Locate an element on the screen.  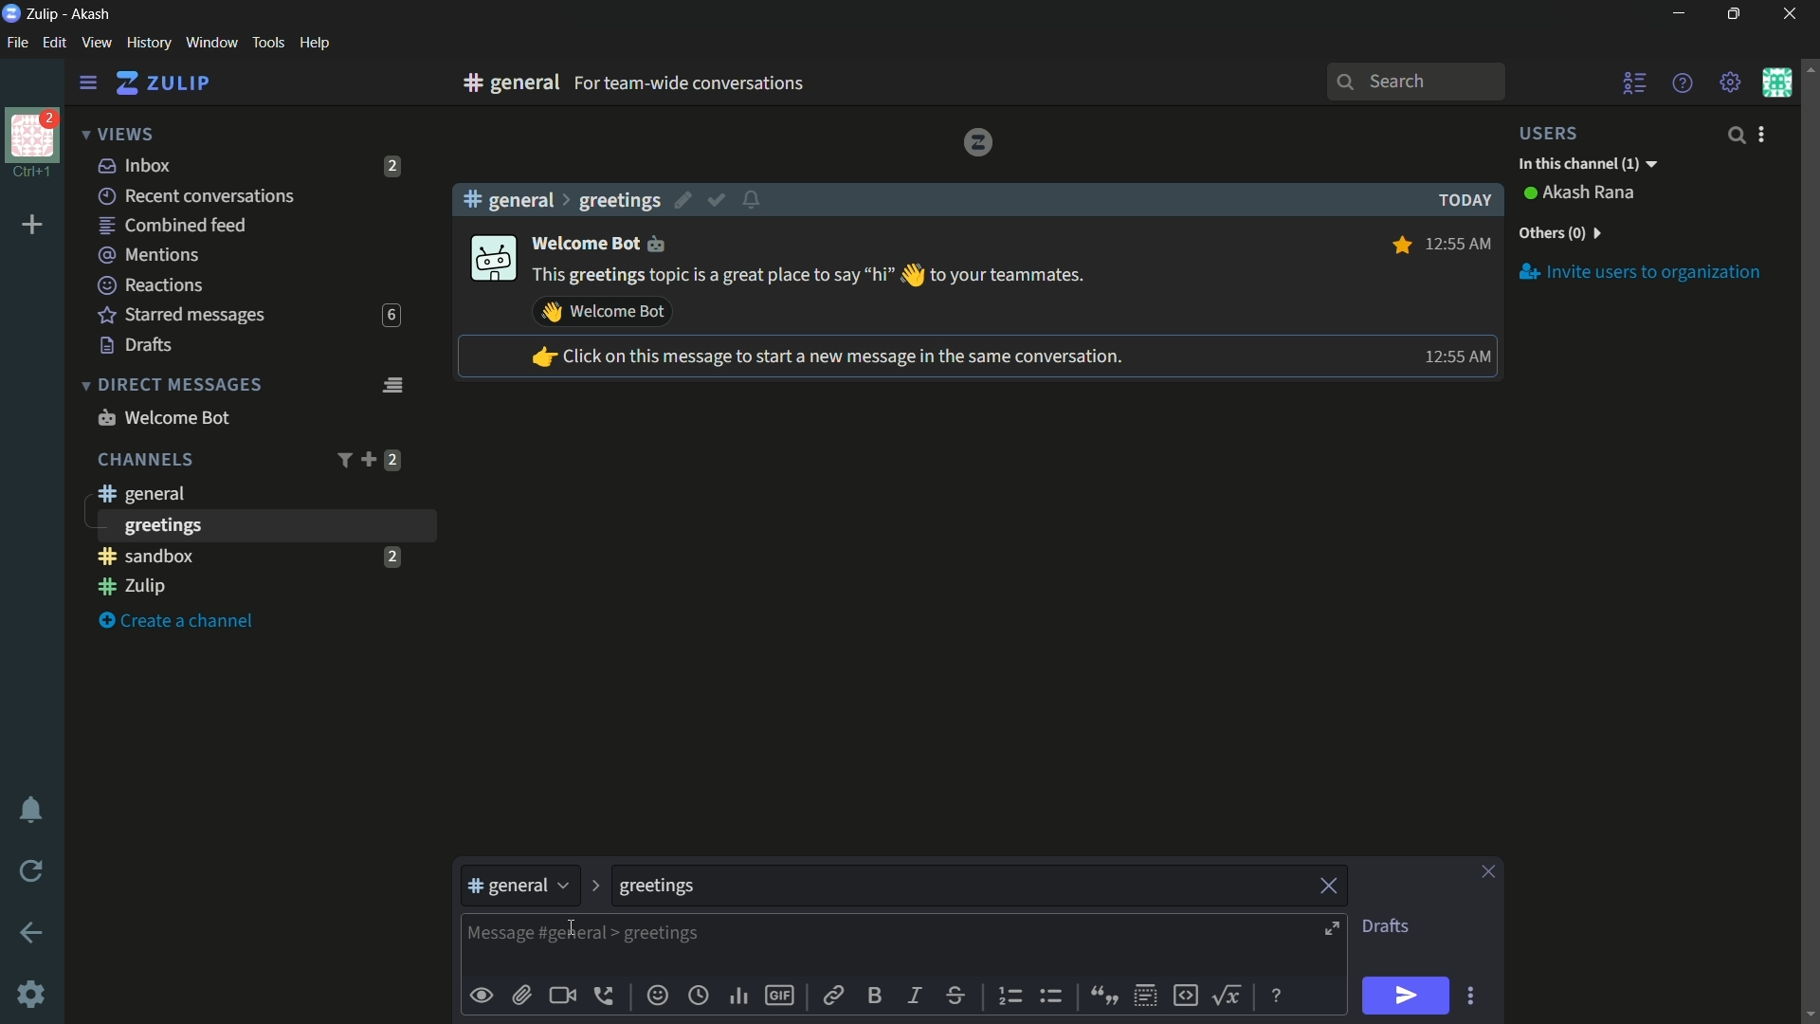
code is located at coordinates (1185, 994).